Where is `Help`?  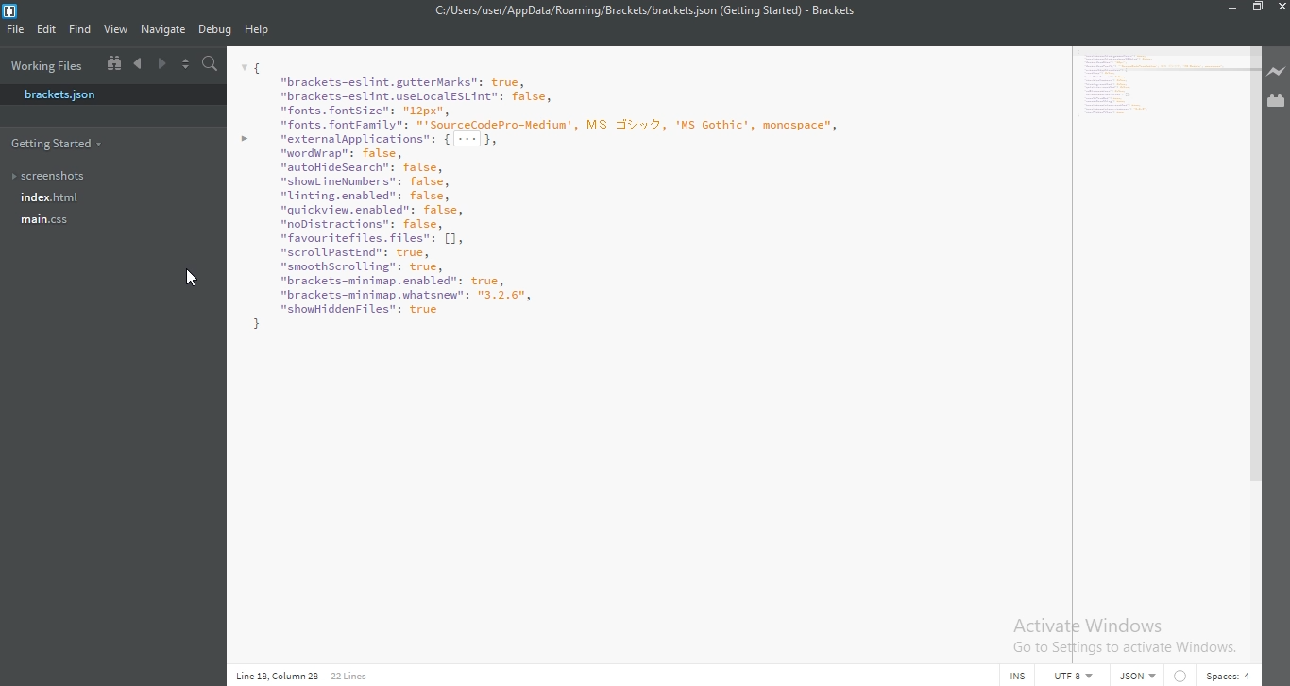 Help is located at coordinates (259, 31).